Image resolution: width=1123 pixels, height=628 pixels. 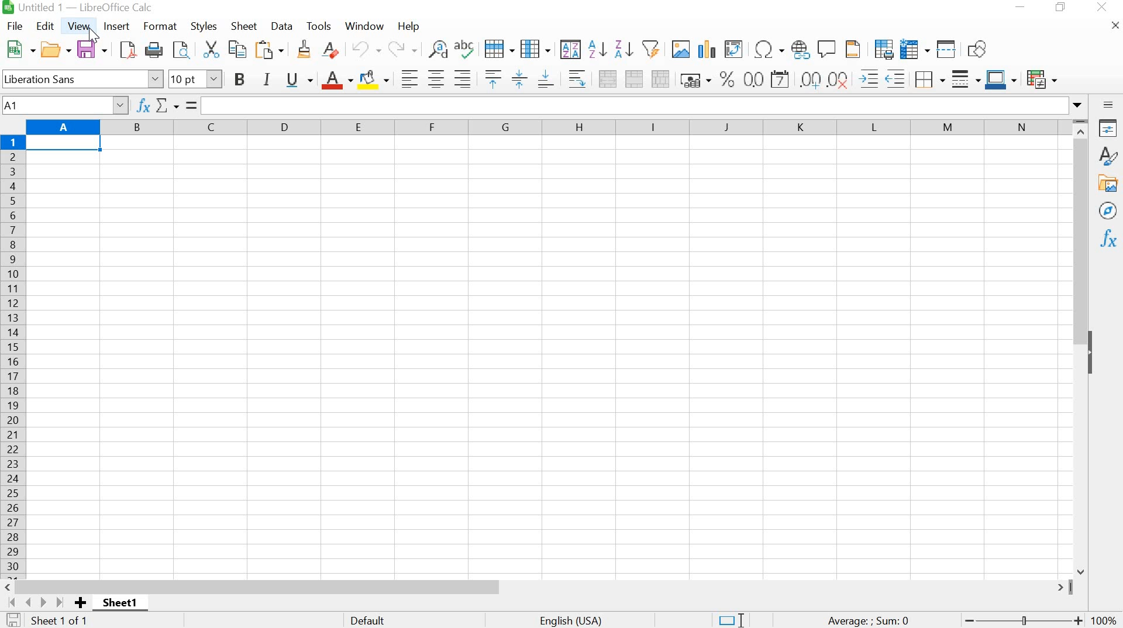 I want to click on COLUMNS, so click(x=548, y=130).